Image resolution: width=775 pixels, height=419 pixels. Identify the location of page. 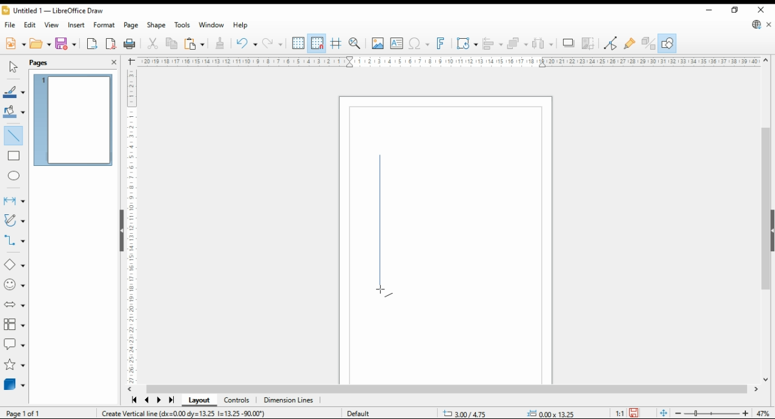
(131, 25).